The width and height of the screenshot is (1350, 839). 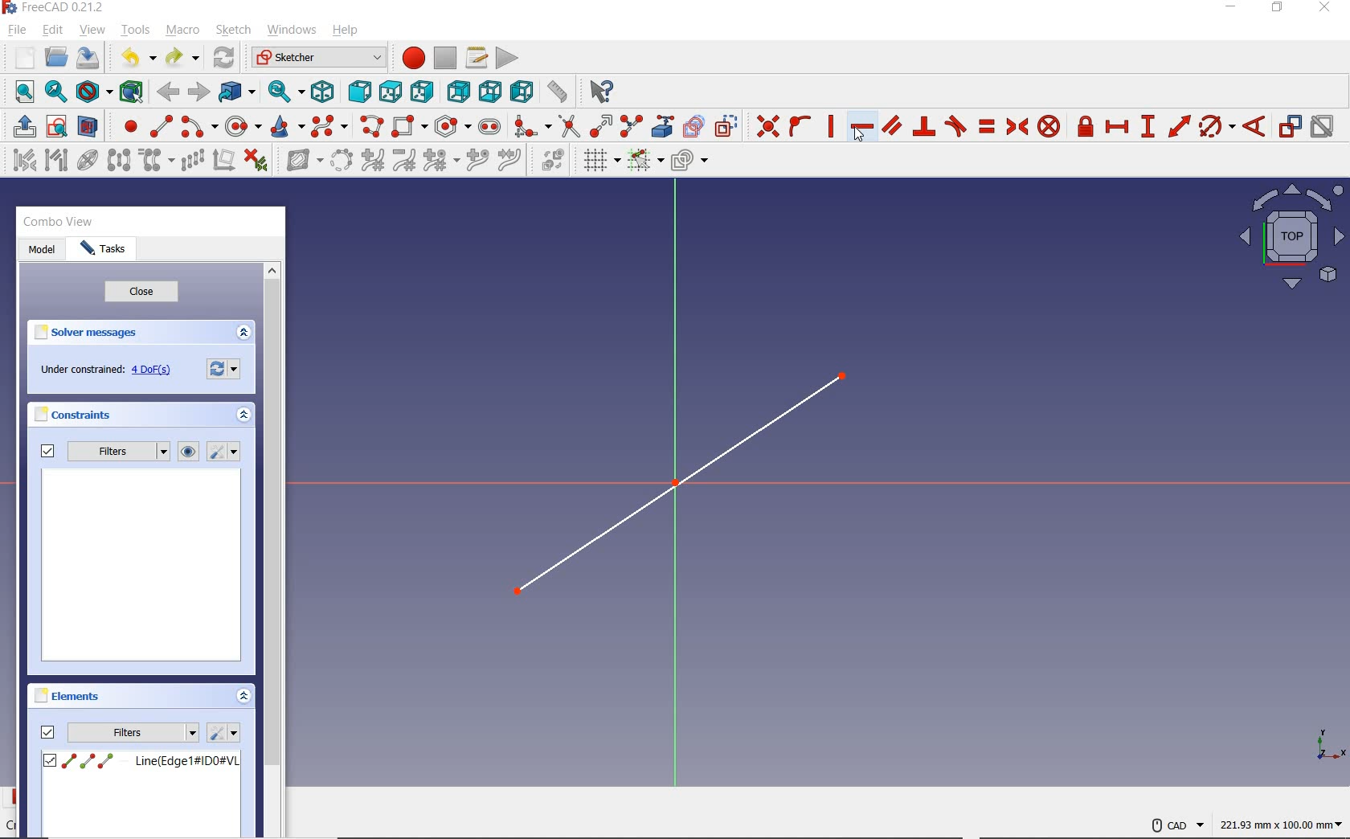 I want to click on NEW, so click(x=21, y=56).